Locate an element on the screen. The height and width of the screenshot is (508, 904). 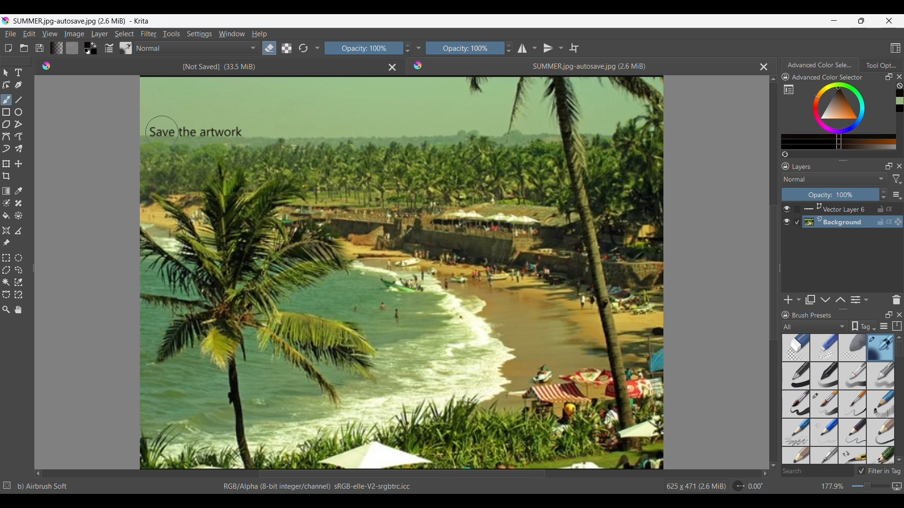
Edit brush settings is located at coordinates (109, 48).